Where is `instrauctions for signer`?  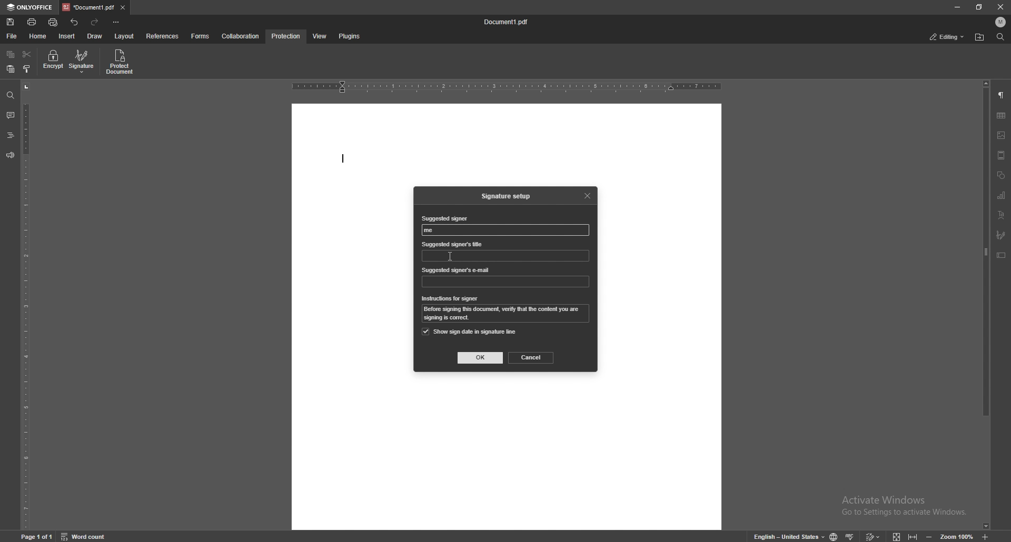
instrauctions for signer is located at coordinates (450, 299).